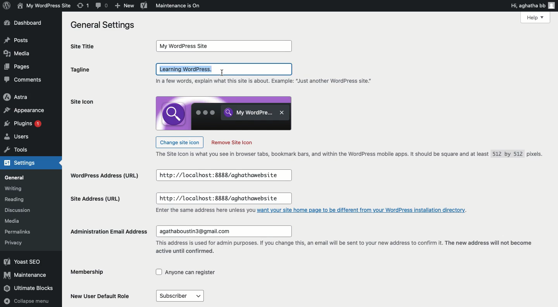  Describe the element at coordinates (83, 5) in the screenshot. I see `Revision` at that location.